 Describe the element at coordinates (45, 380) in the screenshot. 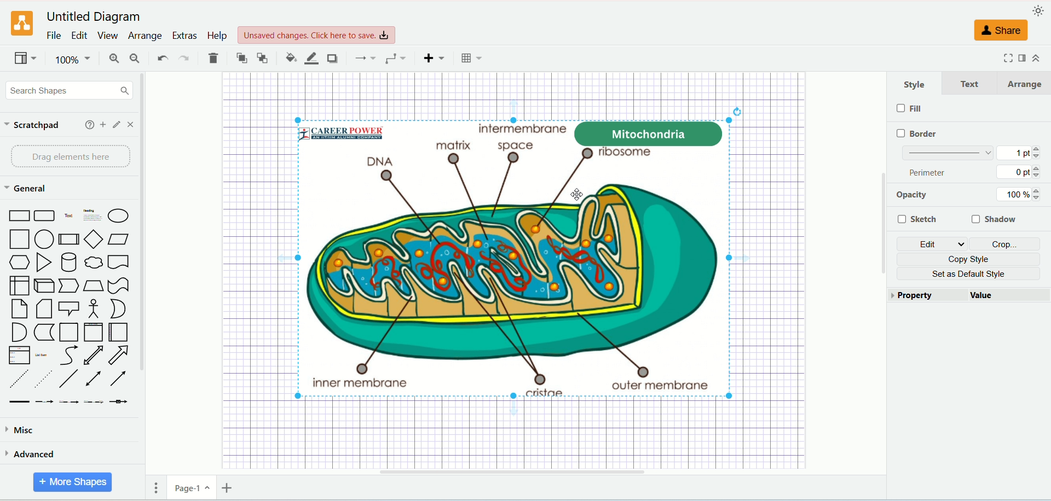

I see `Dotted Line` at that location.